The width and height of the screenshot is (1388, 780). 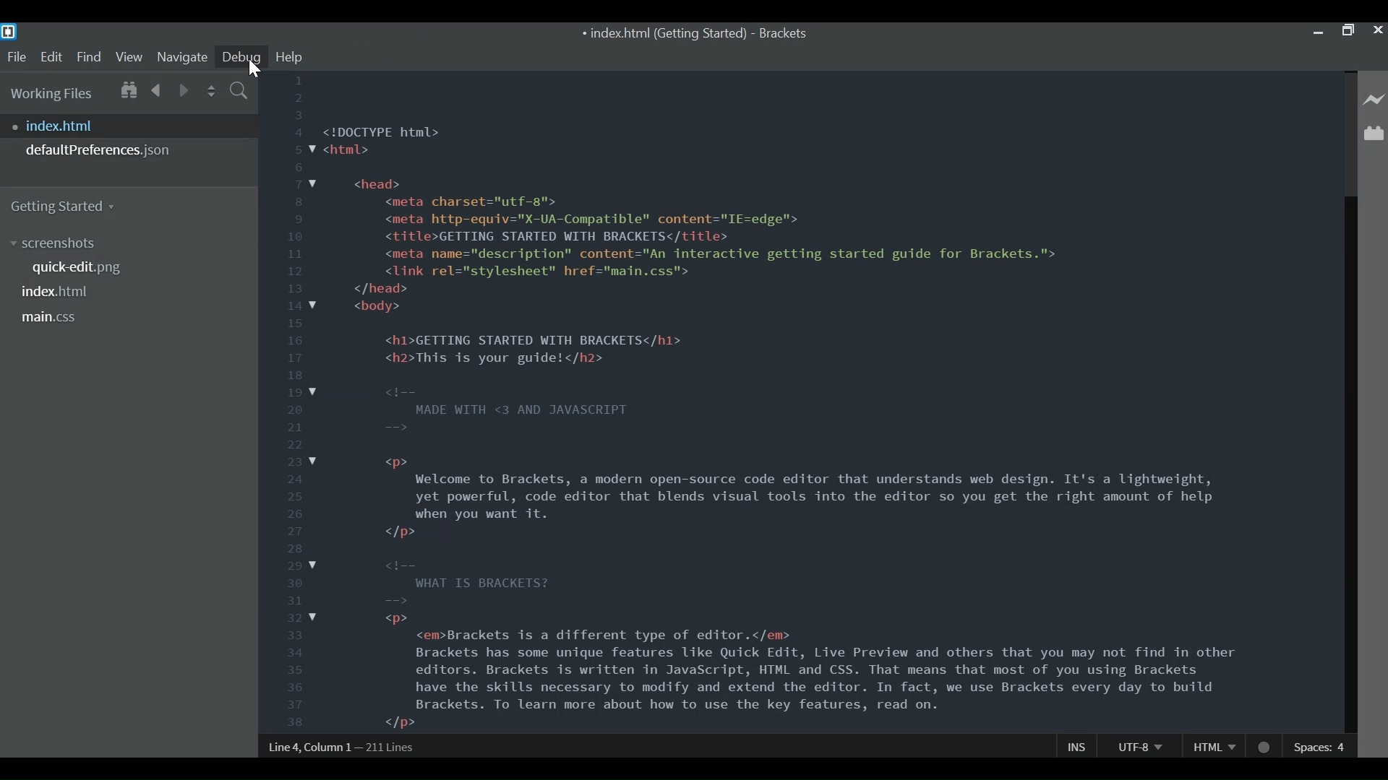 I want to click on Navigate Backwards, so click(x=157, y=88).